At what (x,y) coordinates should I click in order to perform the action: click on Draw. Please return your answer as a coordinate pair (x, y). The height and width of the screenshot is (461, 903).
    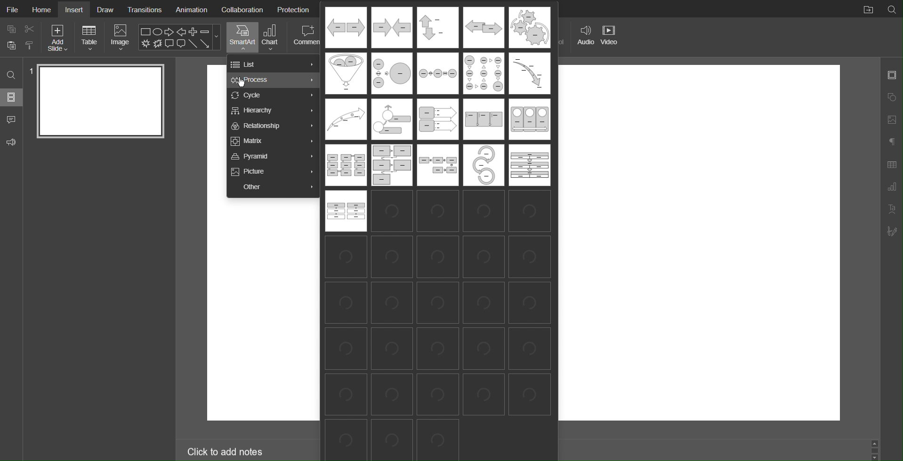
    Looking at the image, I should click on (105, 9).